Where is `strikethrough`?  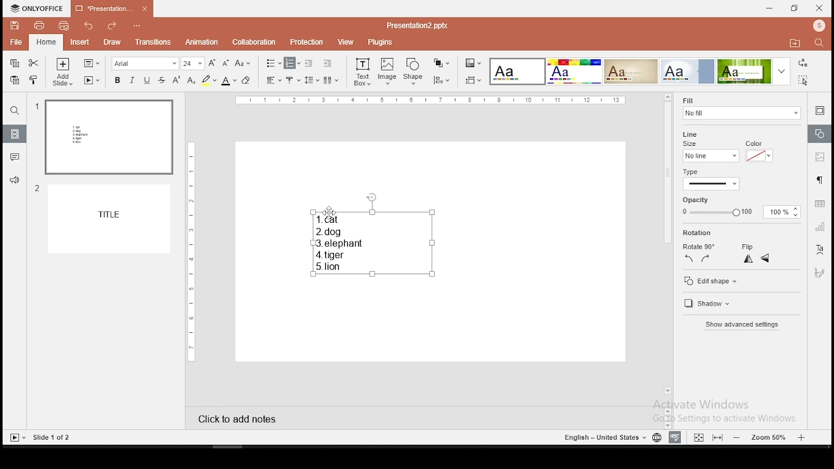 strikethrough is located at coordinates (162, 80).